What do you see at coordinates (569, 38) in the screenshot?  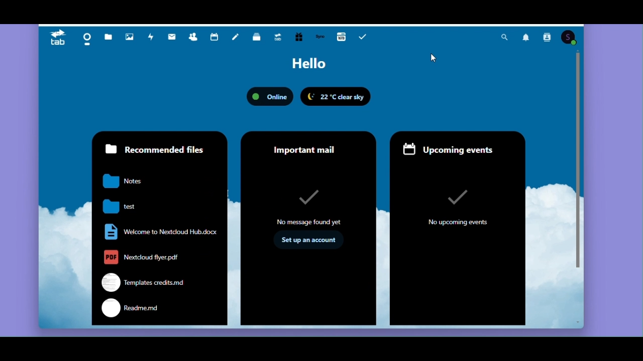 I see `Account icon` at bounding box center [569, 38].